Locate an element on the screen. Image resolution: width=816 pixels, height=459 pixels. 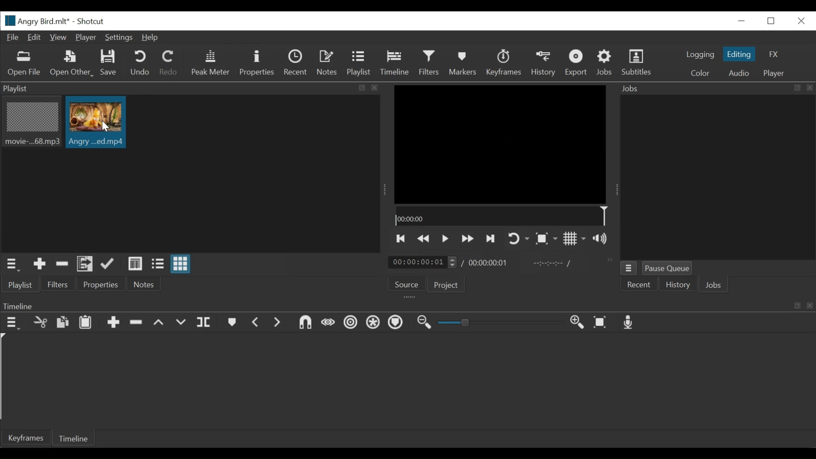
Markers is located at coordinates (232, 323).